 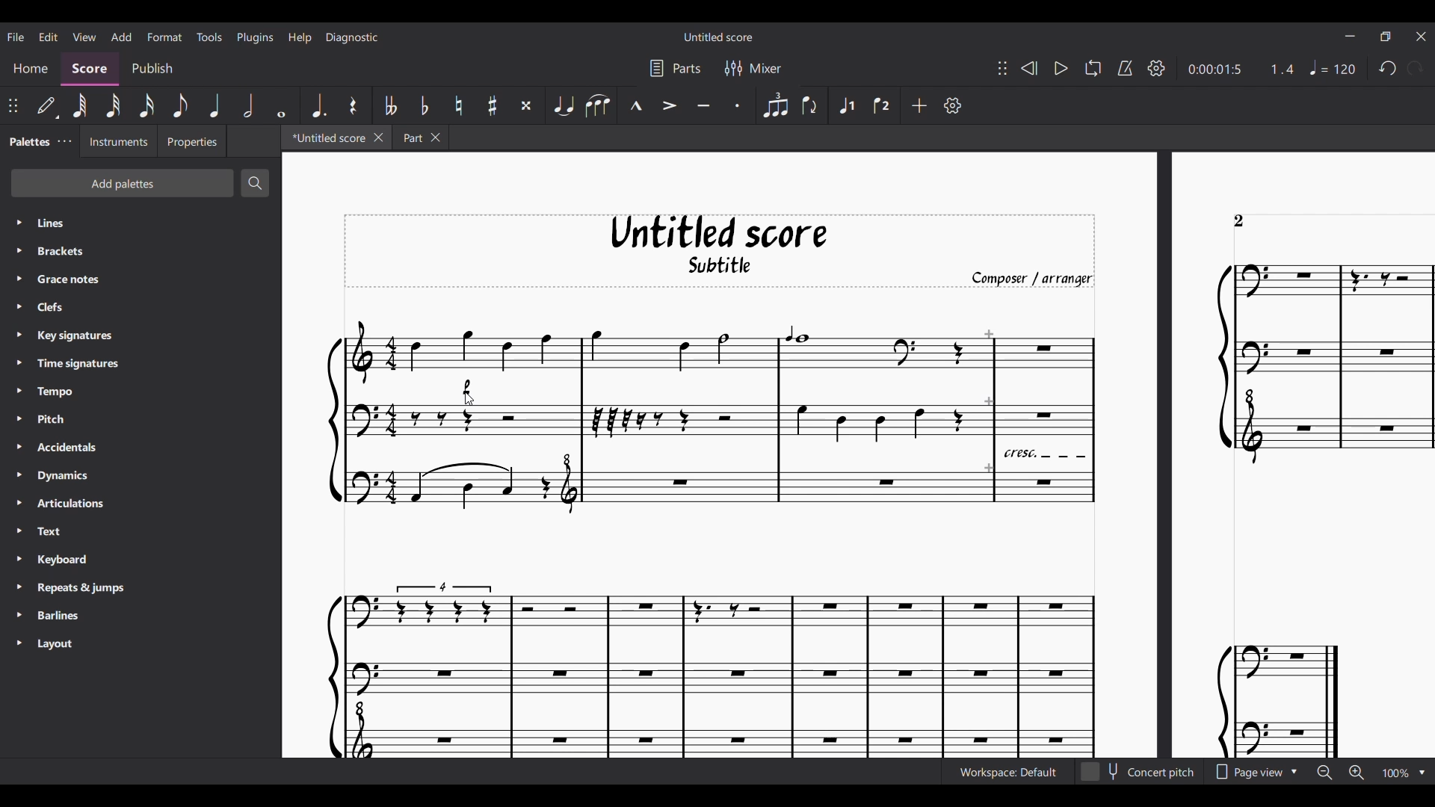 I want to click on Score title, sub-title, and composer name, so click(x=720, y=251).